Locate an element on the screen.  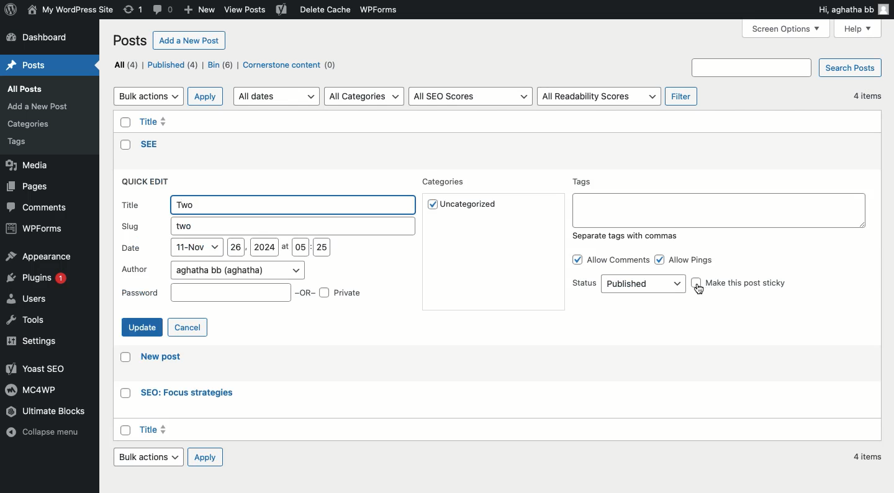
Published is located at coordinates (175, 66).